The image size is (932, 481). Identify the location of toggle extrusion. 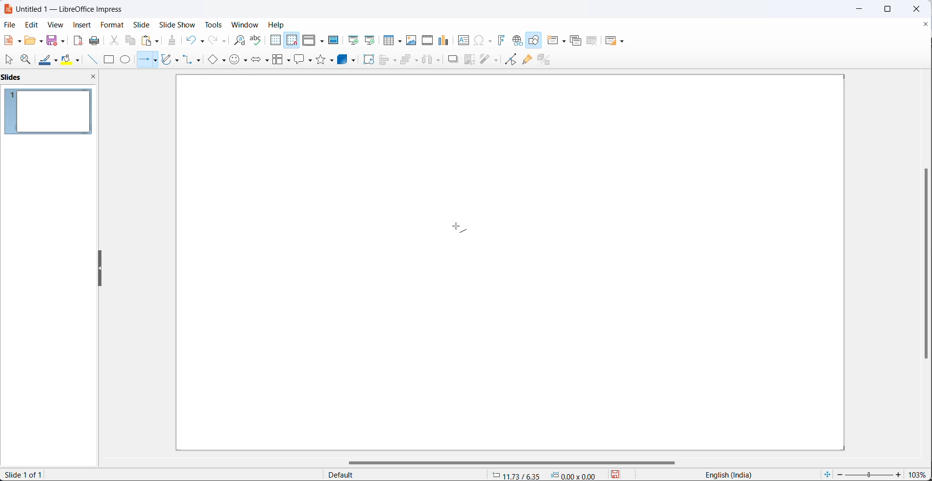
(547, 59).